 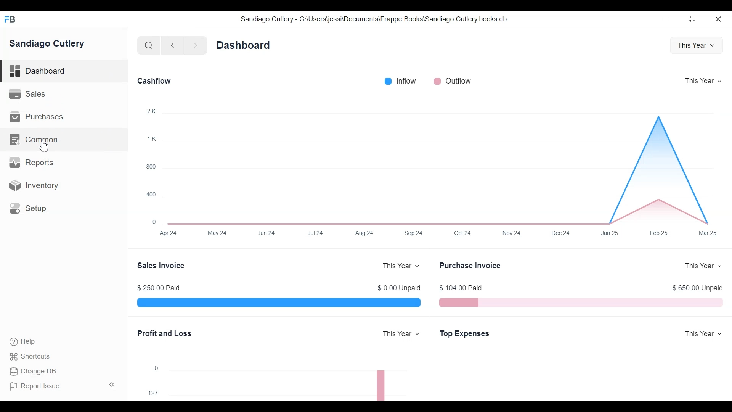 I want to click on Change DB, so click(x=30, y=372).